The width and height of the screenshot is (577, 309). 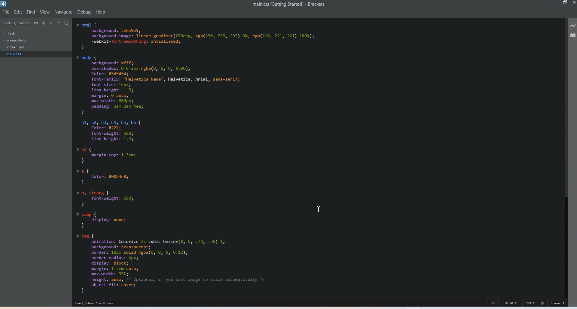 I want to click on Text Cursor, so click(x=319, y=209).